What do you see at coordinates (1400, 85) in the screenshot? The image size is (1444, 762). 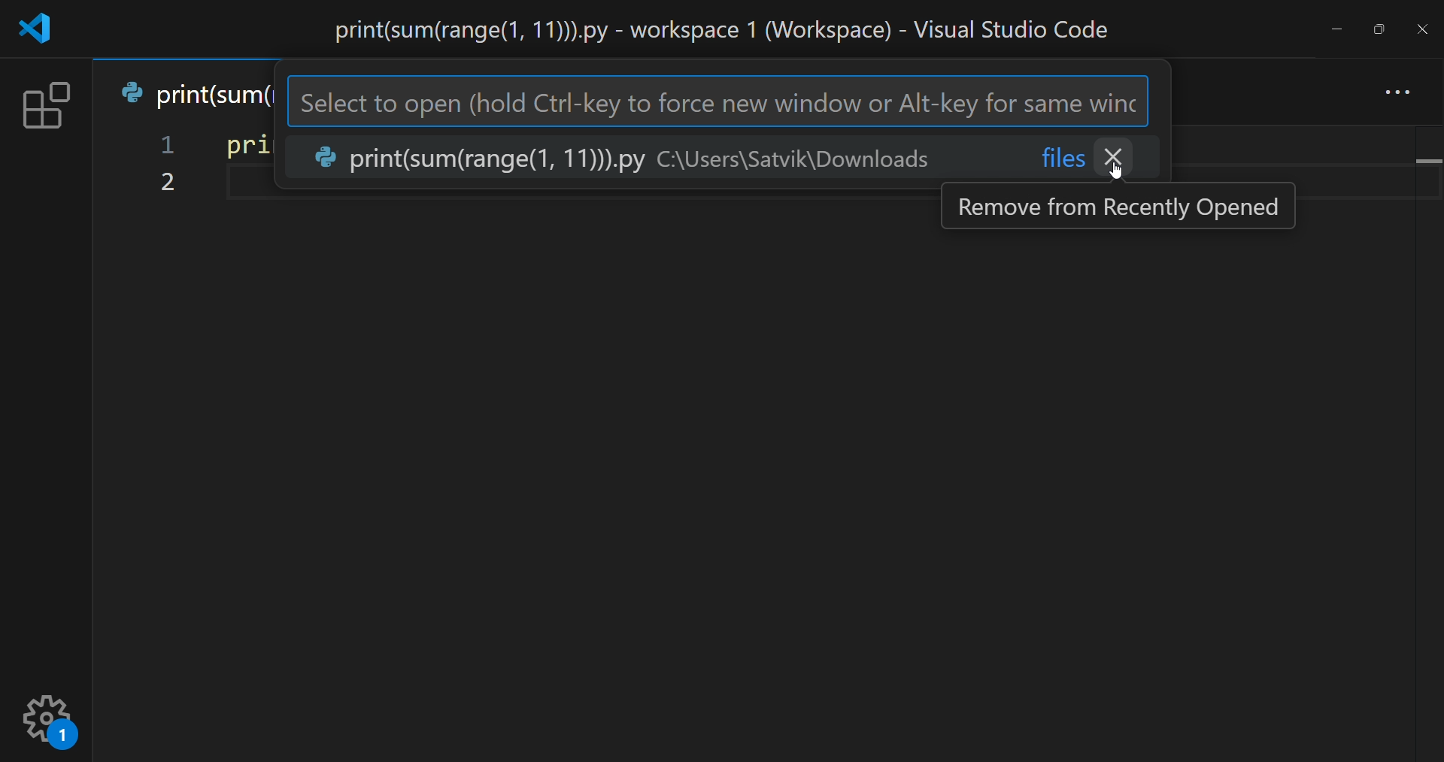 I see `more` at bounding box center [1400, 85].